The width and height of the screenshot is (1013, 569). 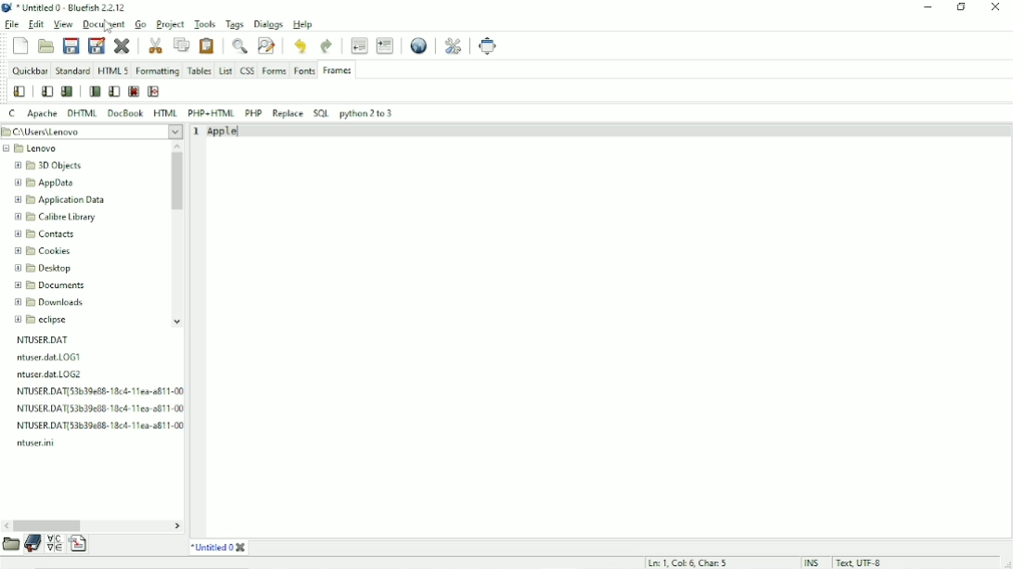 I want to click on Restore down, so click(x=961, y=8).